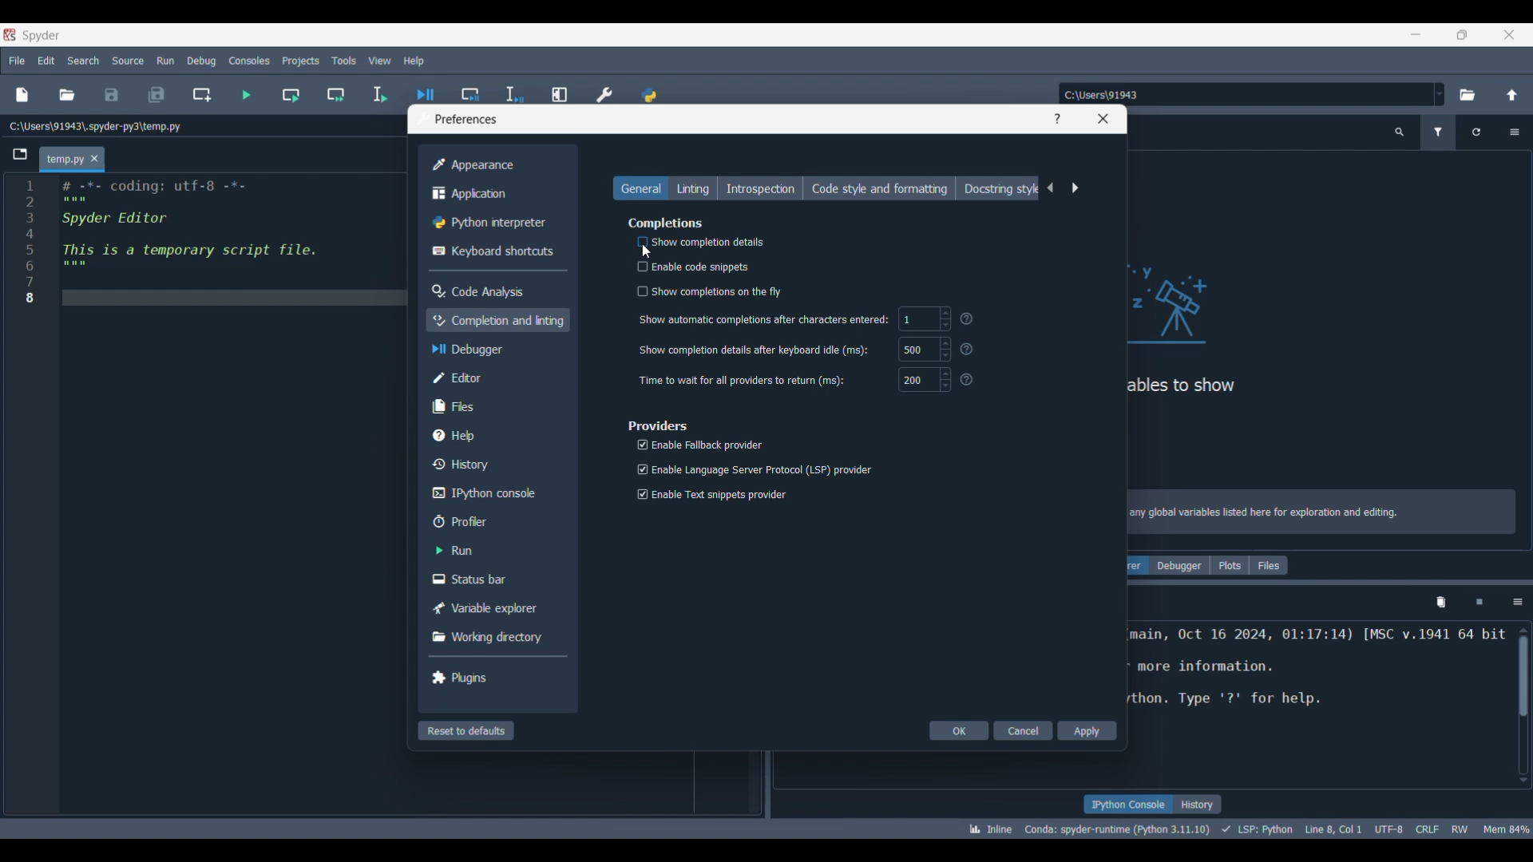  Describe the element at coordinates (665, 222) in the screenshot. I see `Completions` at that location.